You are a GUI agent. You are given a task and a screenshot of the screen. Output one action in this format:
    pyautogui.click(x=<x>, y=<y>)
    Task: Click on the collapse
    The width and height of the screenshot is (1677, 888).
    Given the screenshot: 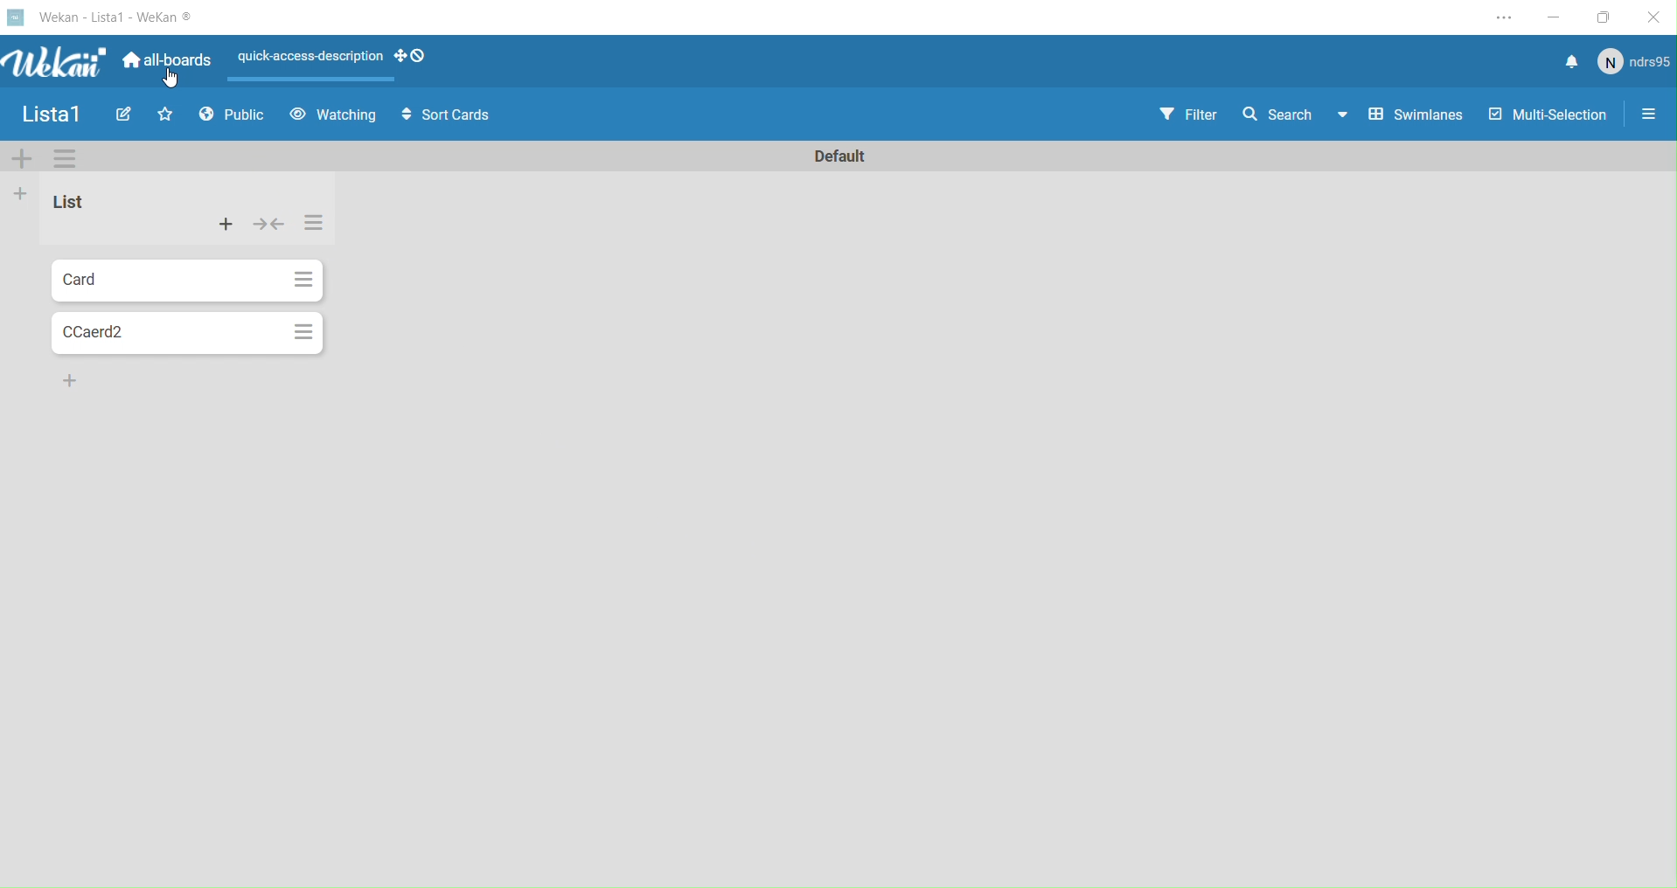 What is the action you would take?
    pyautogui.click(x=273, y=226)
    